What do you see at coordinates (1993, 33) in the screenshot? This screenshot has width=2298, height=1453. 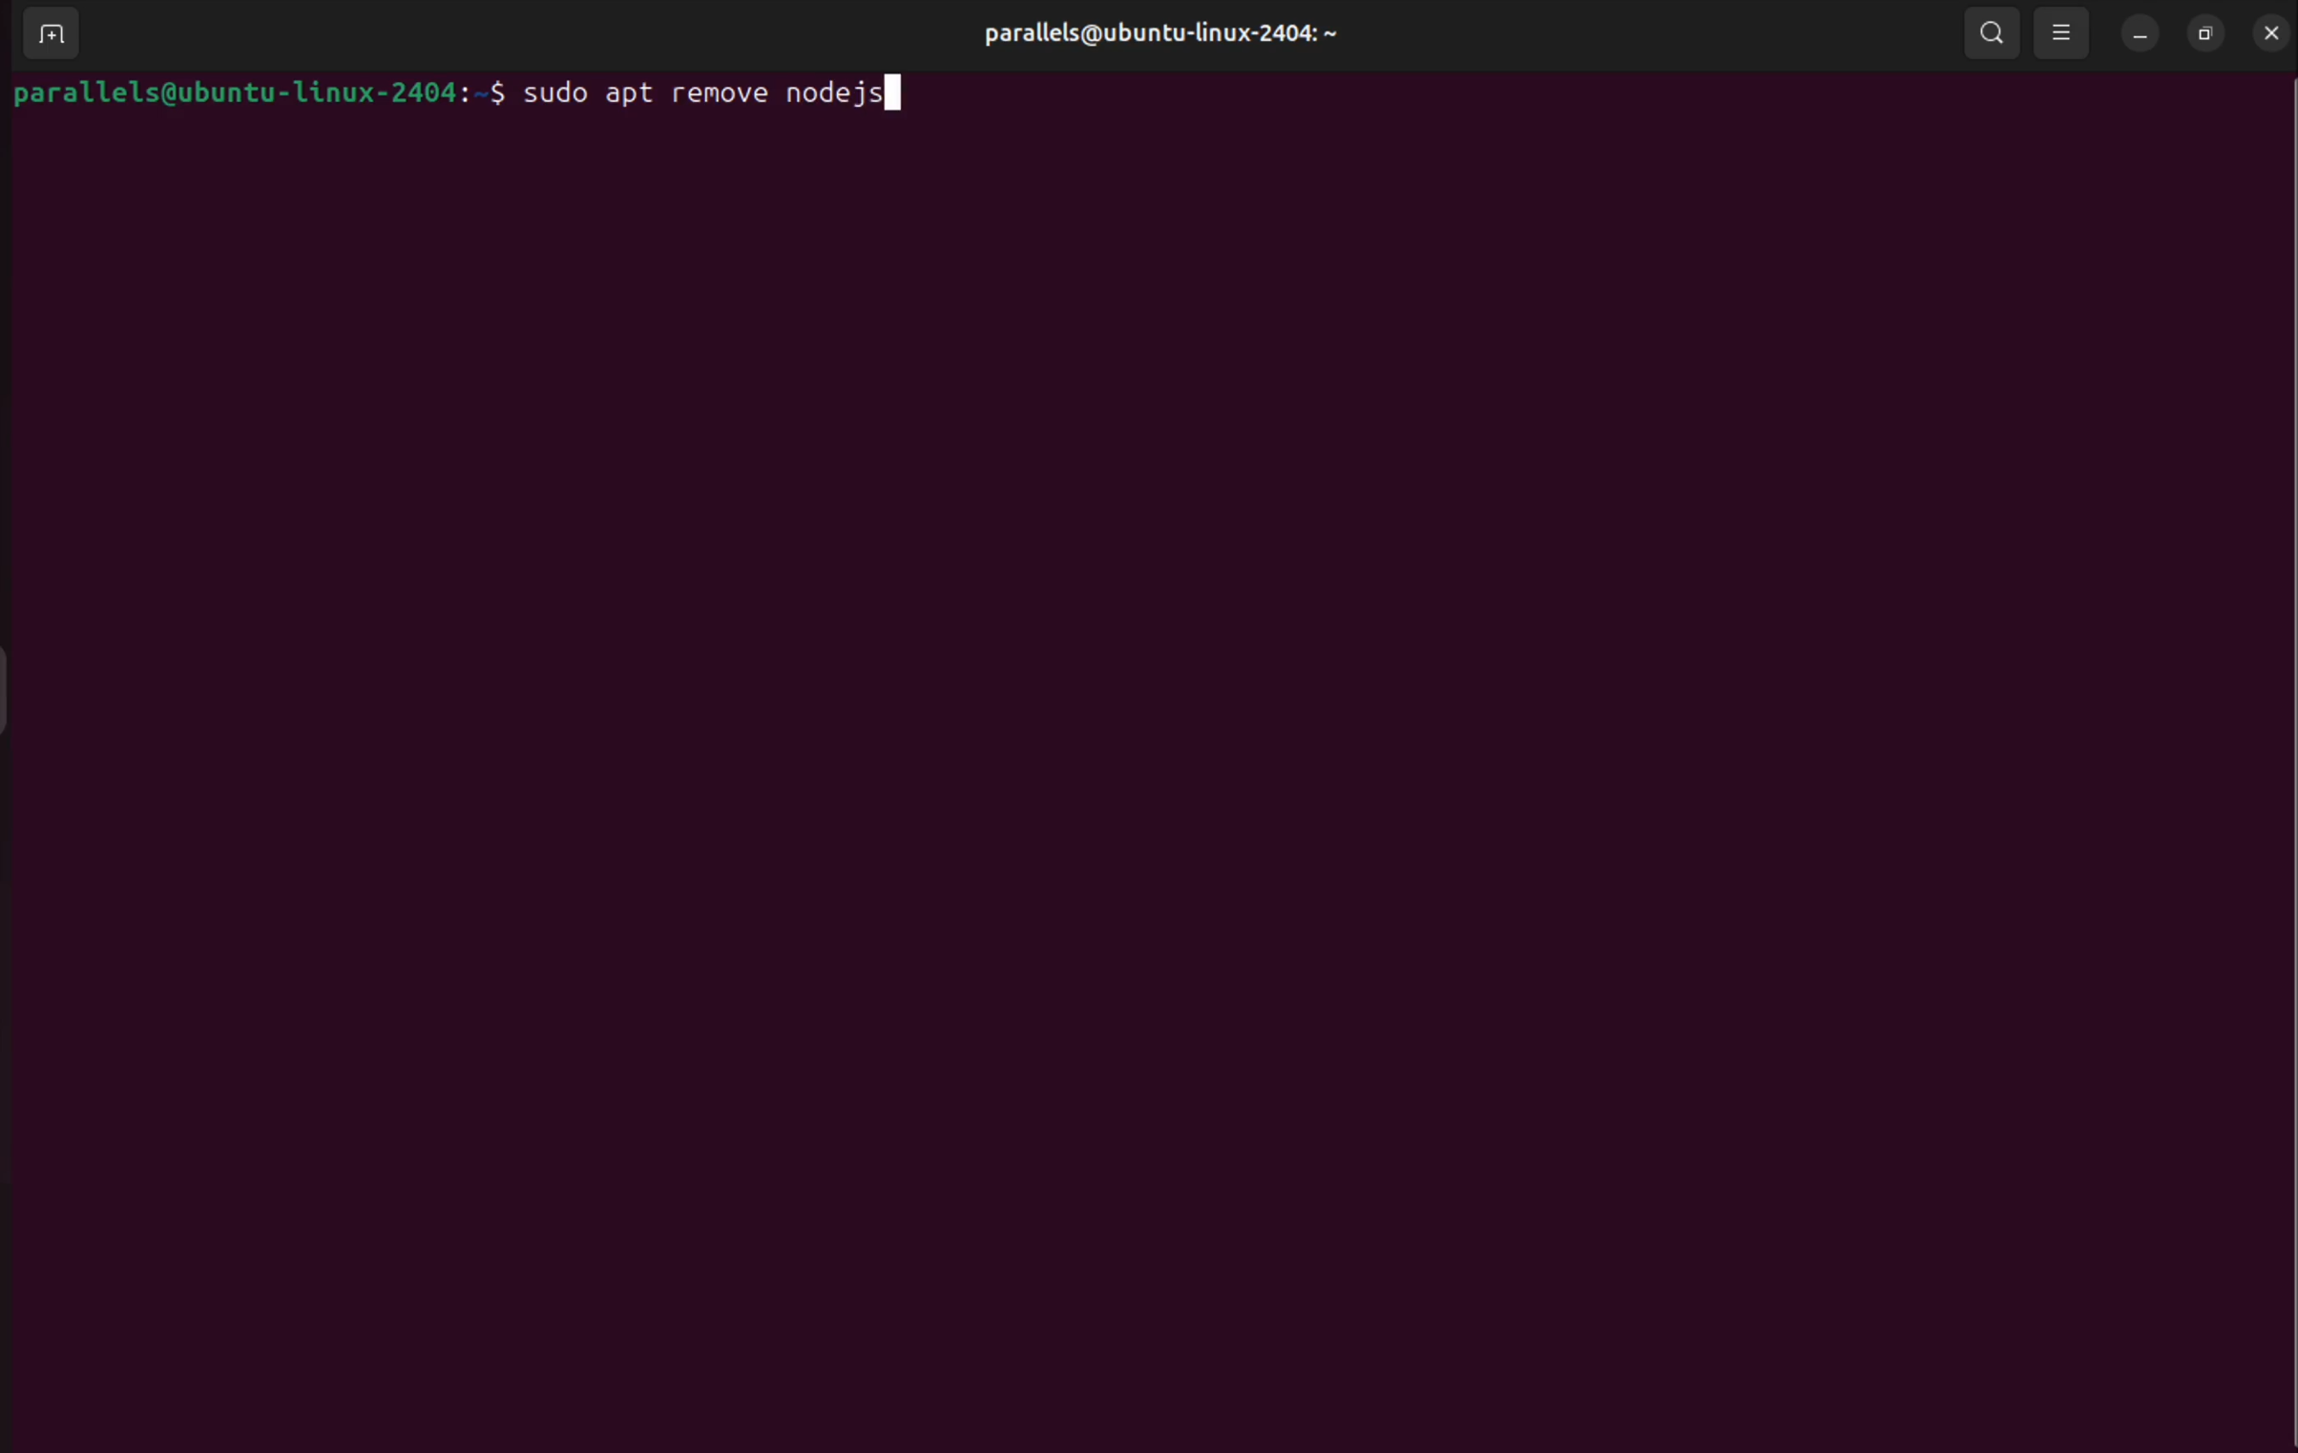 I see `search` at bounding box center [1993, 33].